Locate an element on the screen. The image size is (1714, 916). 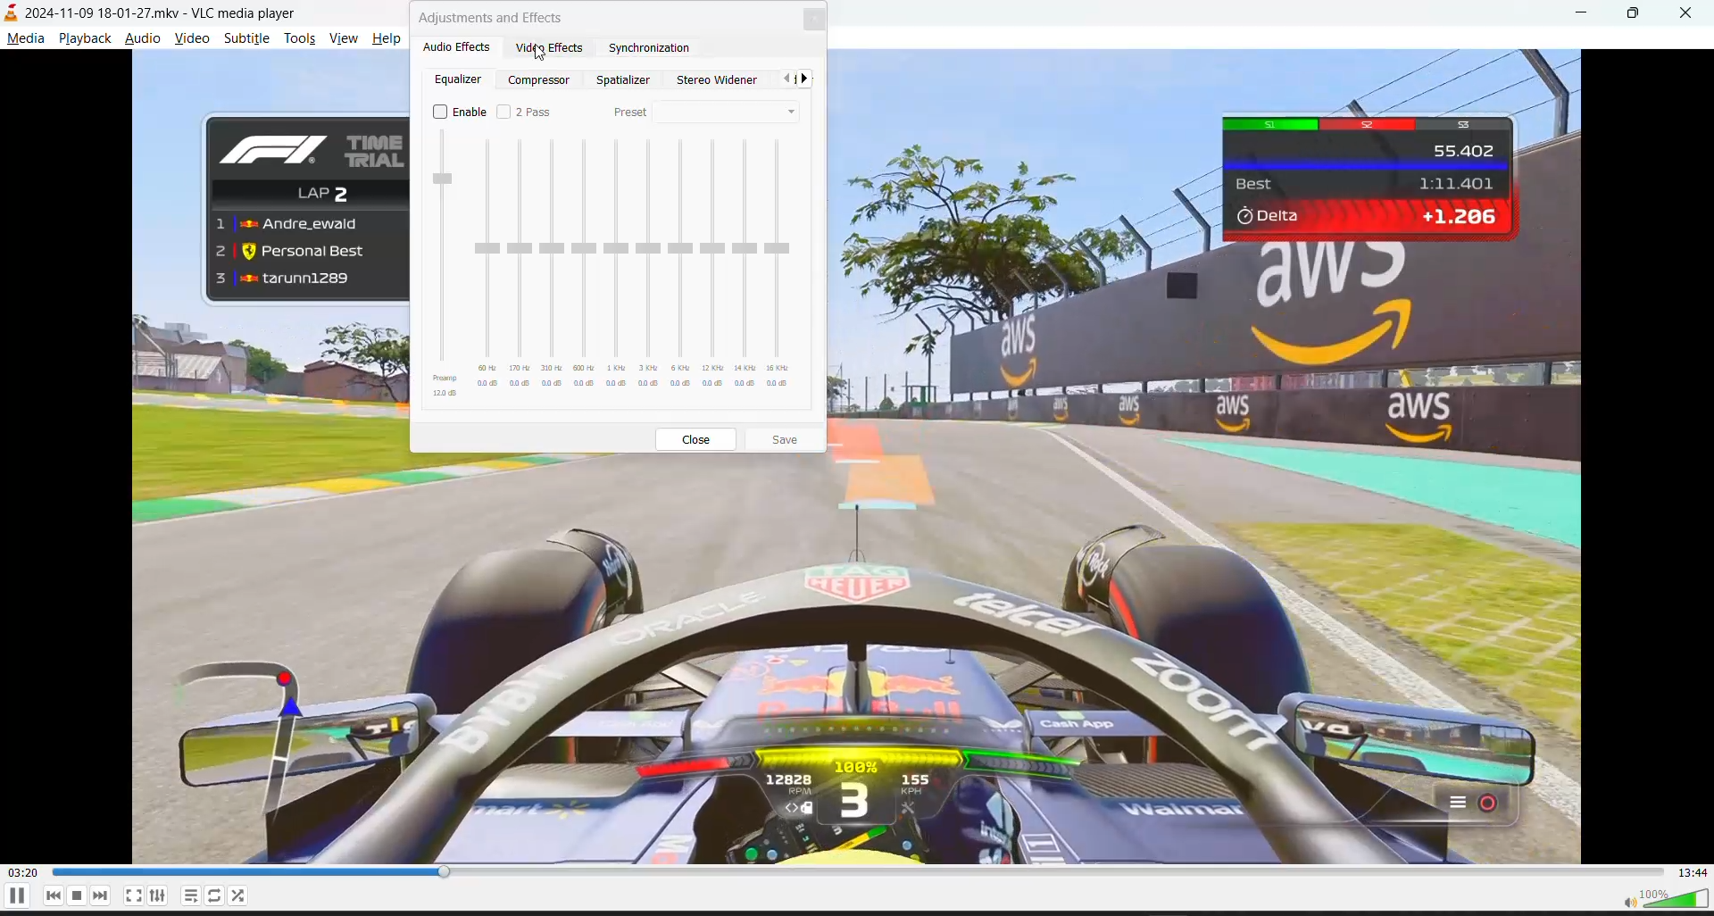
loop is located at coordinates (238, 896).